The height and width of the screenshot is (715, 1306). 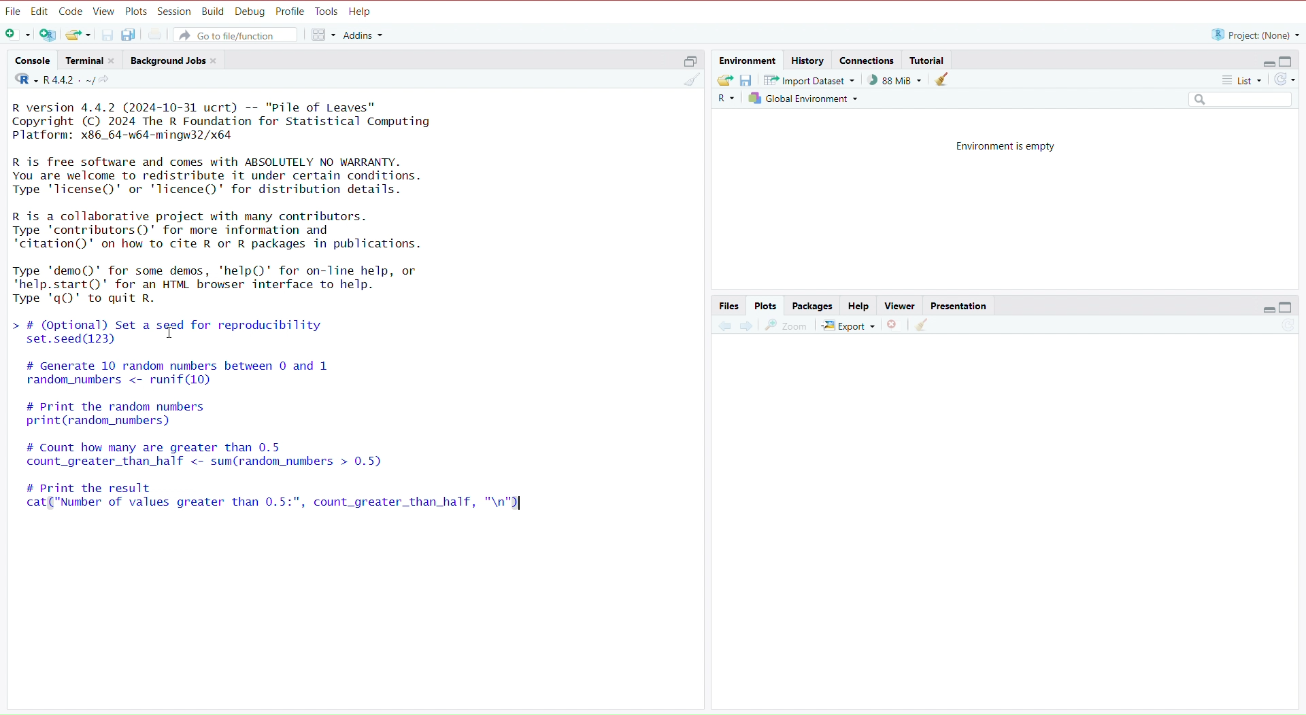 I want to click on Save, so click(x=748, y=80).